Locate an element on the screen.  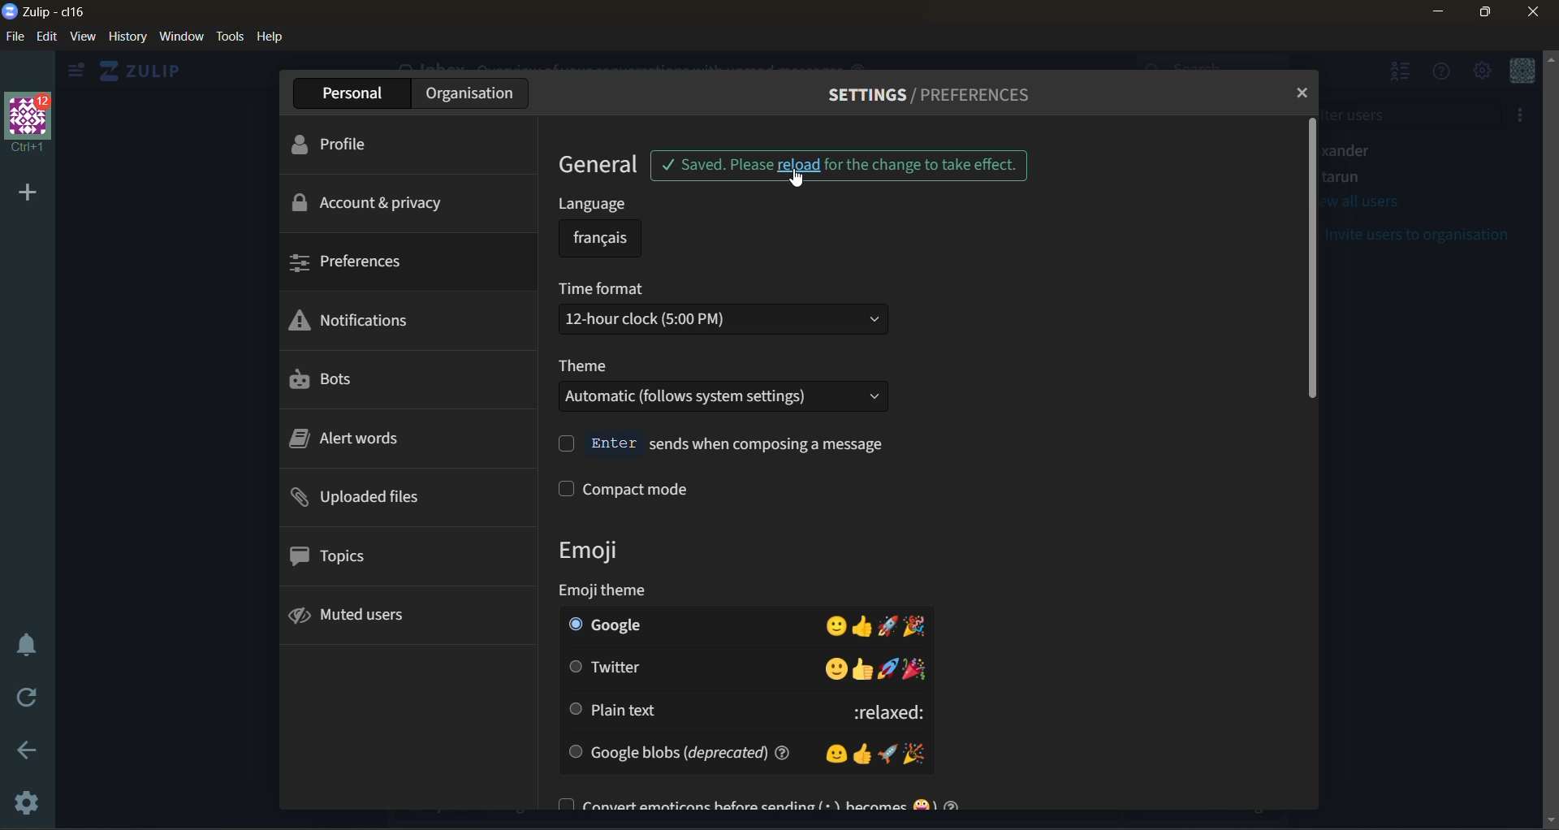
file is located at coordinates (14, 37).